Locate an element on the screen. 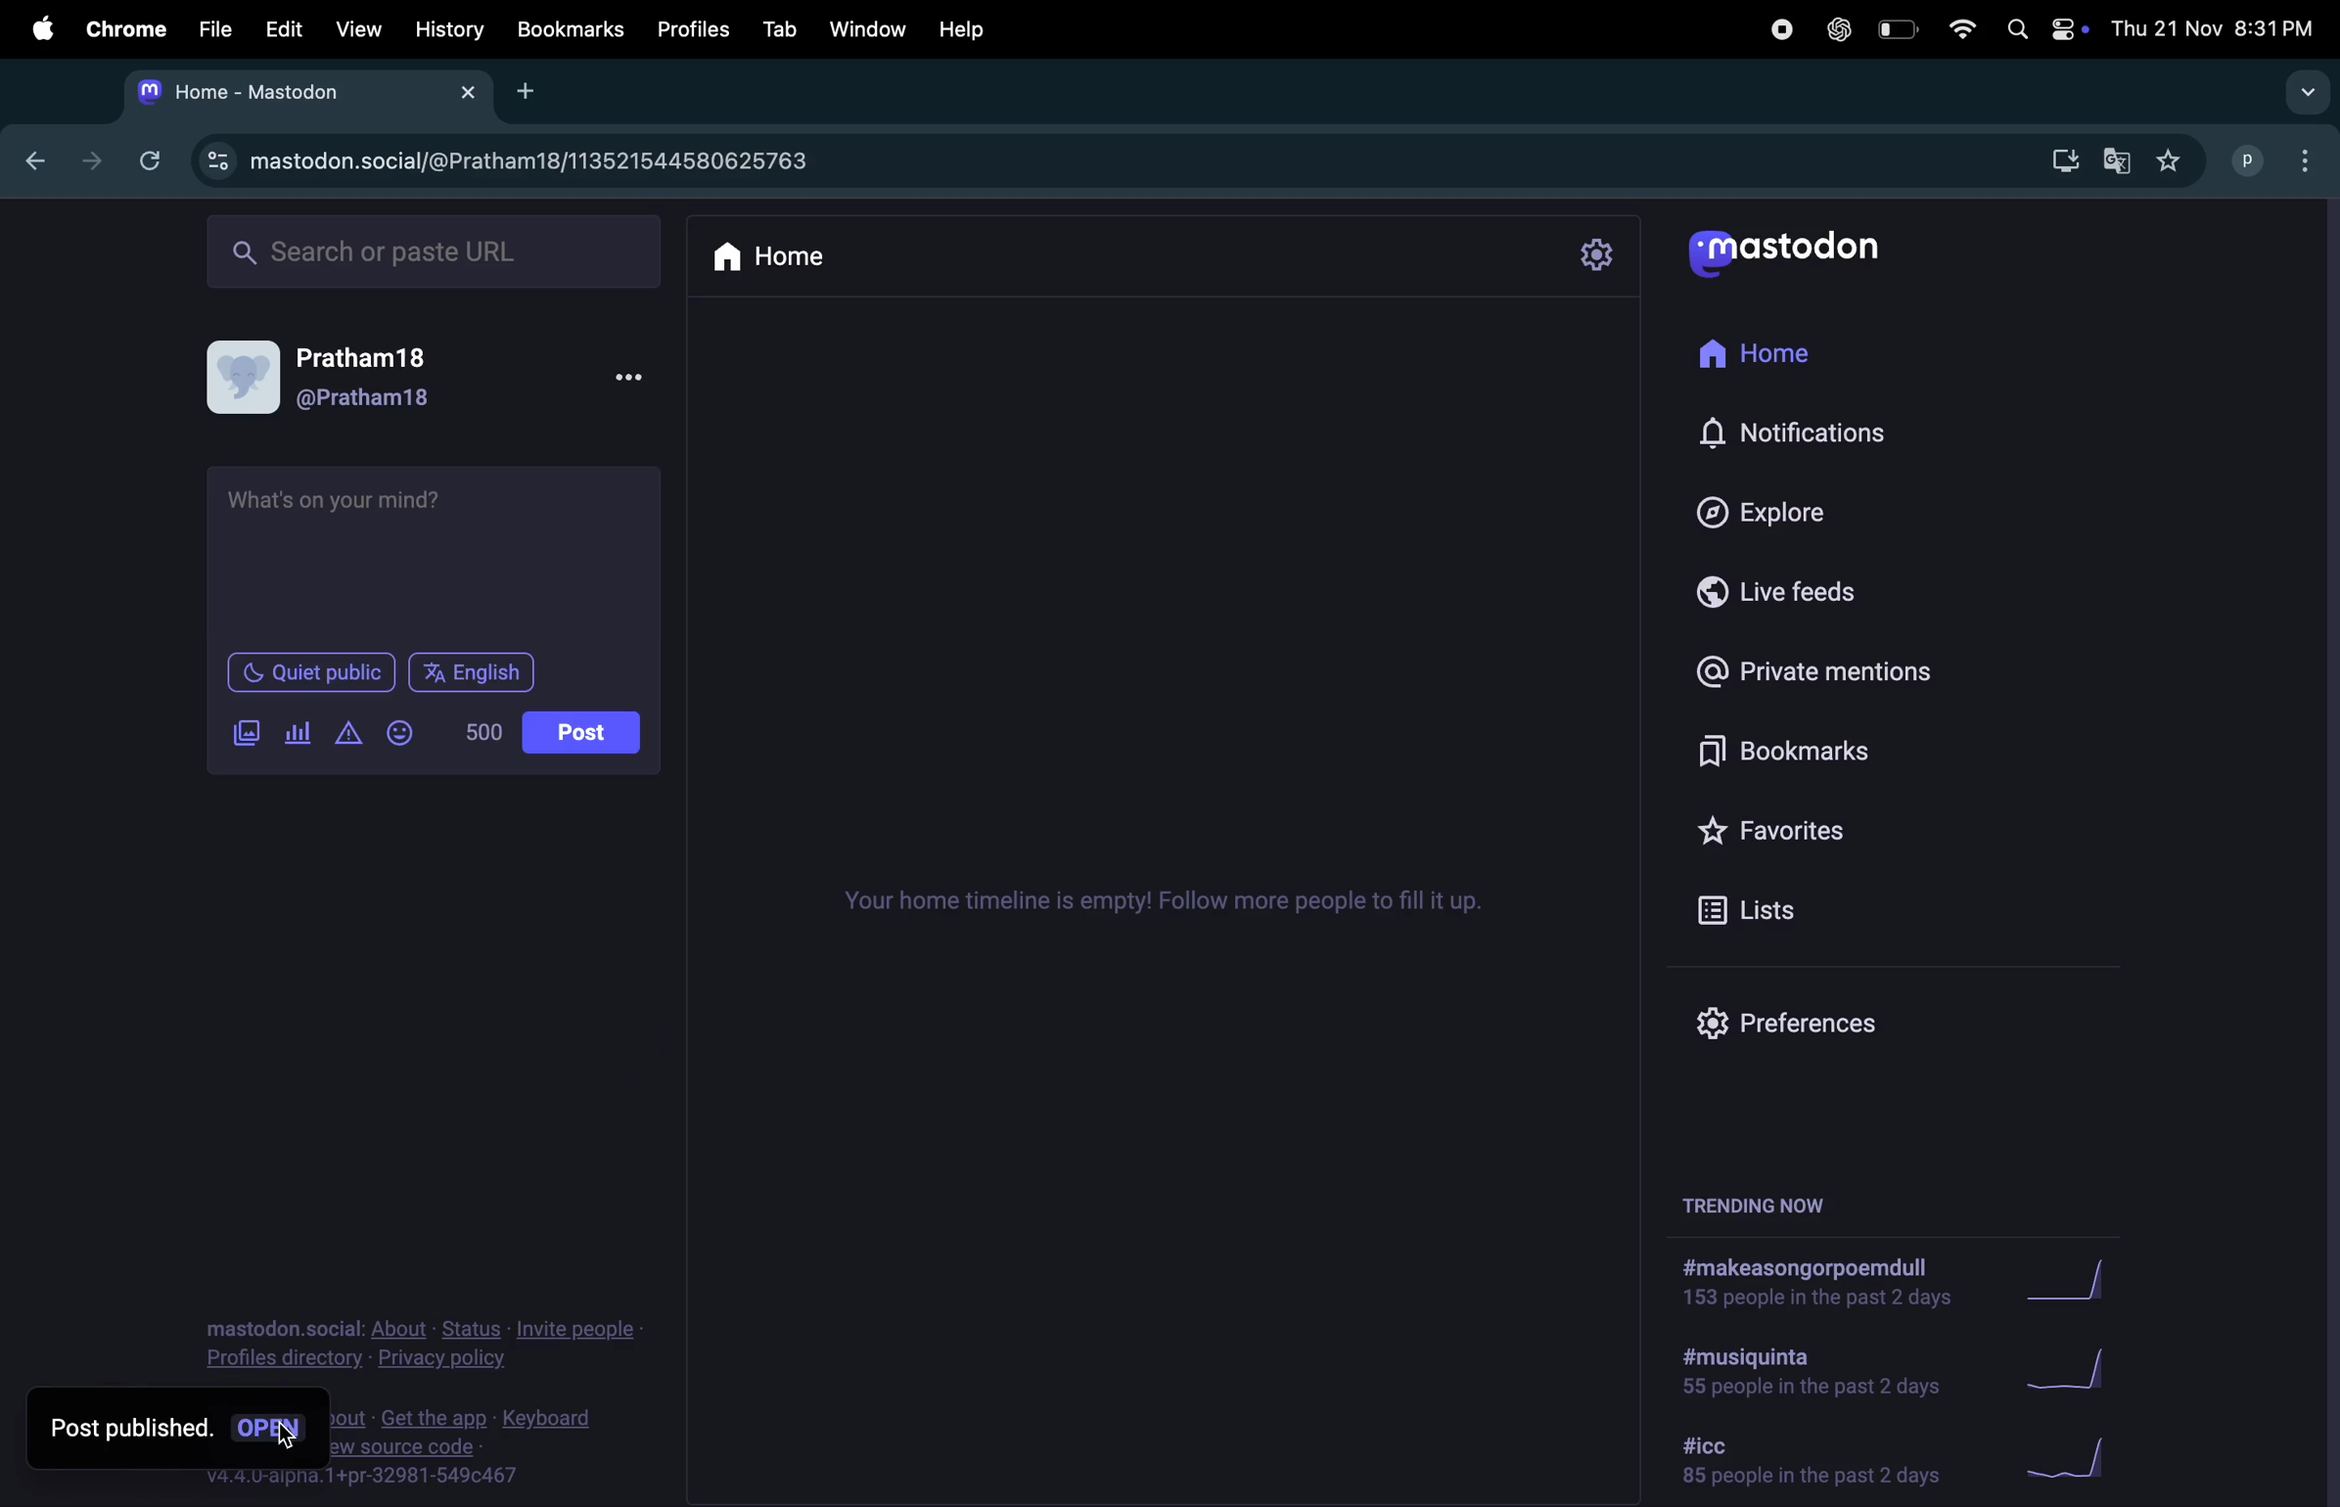  explore is located at coordinates (1779, 511).